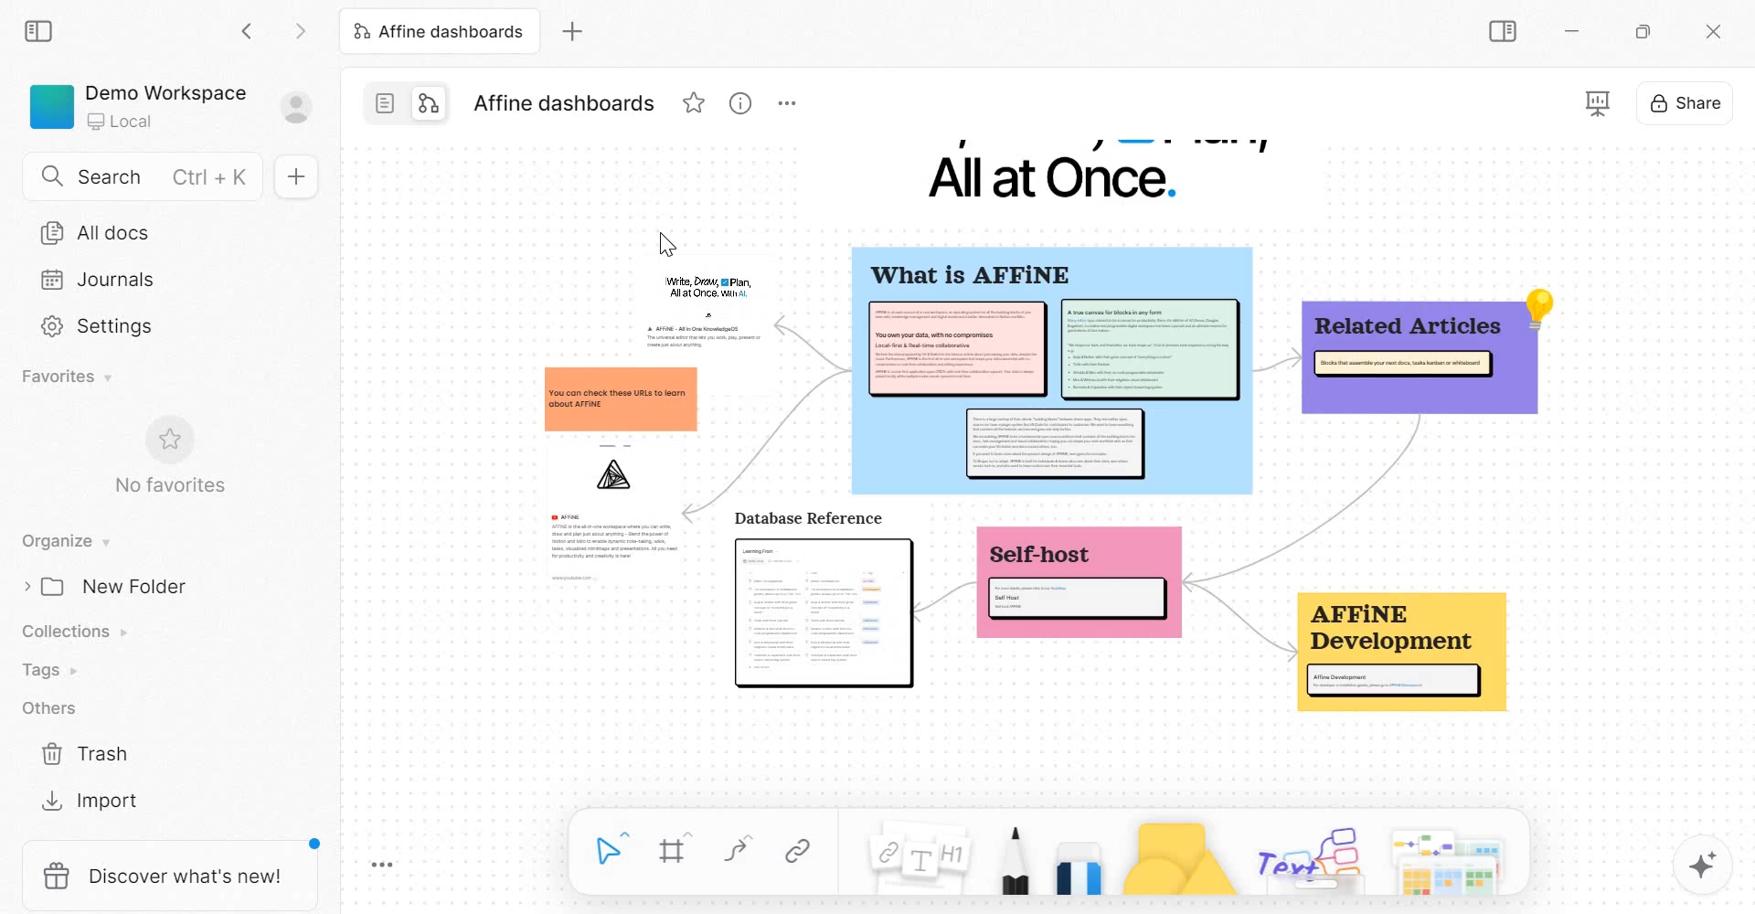 This screenshot has width=1755, height=914. What do you see at coordinates (379, 865) in the screenshot?
I see `Toggle Zoom Tool Bar` at bounding box center [379, 865].